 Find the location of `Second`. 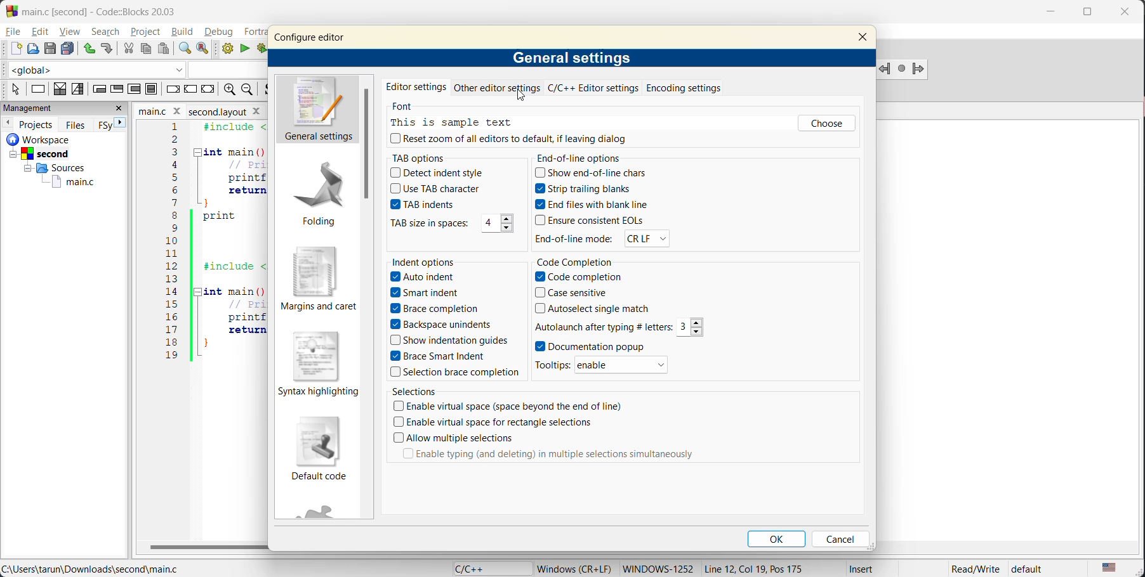

Second is located at coordinates (56, 153).